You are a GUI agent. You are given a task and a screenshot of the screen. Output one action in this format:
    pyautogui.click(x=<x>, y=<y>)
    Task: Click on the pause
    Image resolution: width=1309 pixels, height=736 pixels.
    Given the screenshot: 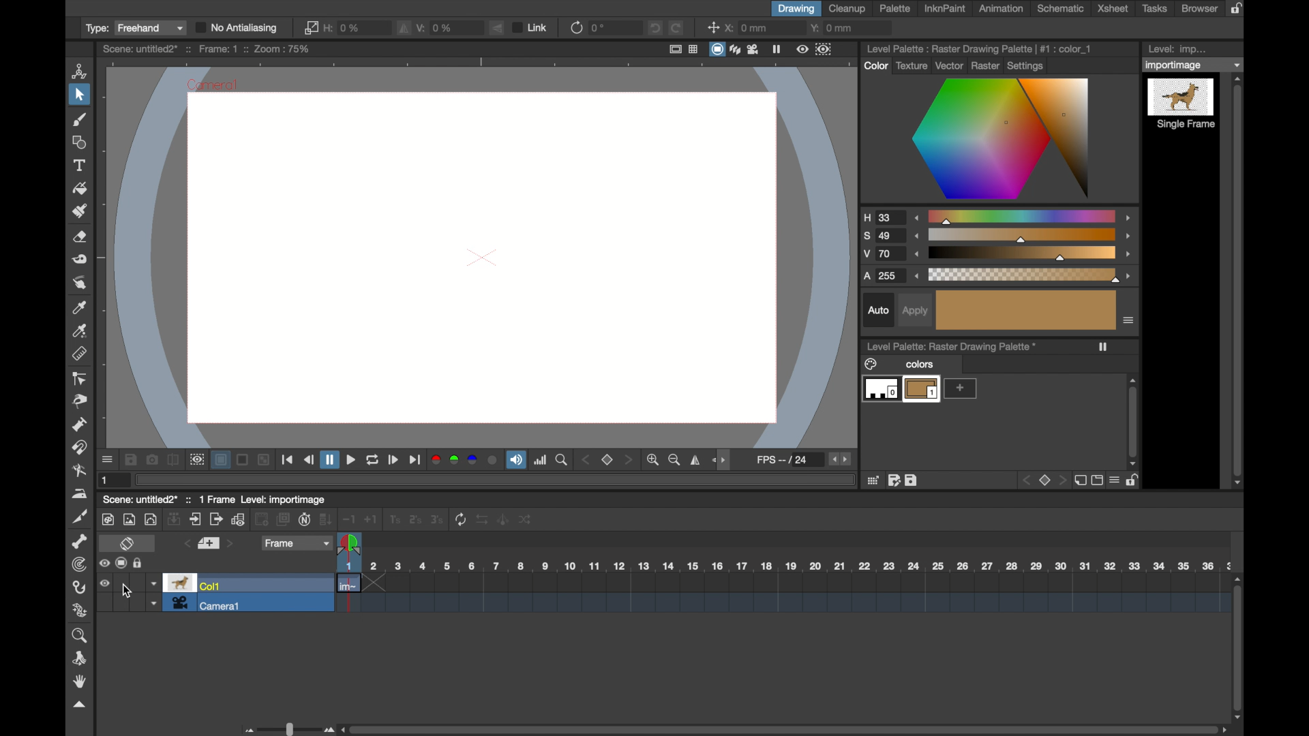 What is the action you would take?
    pyautogui.click(x=777, y=49)
    